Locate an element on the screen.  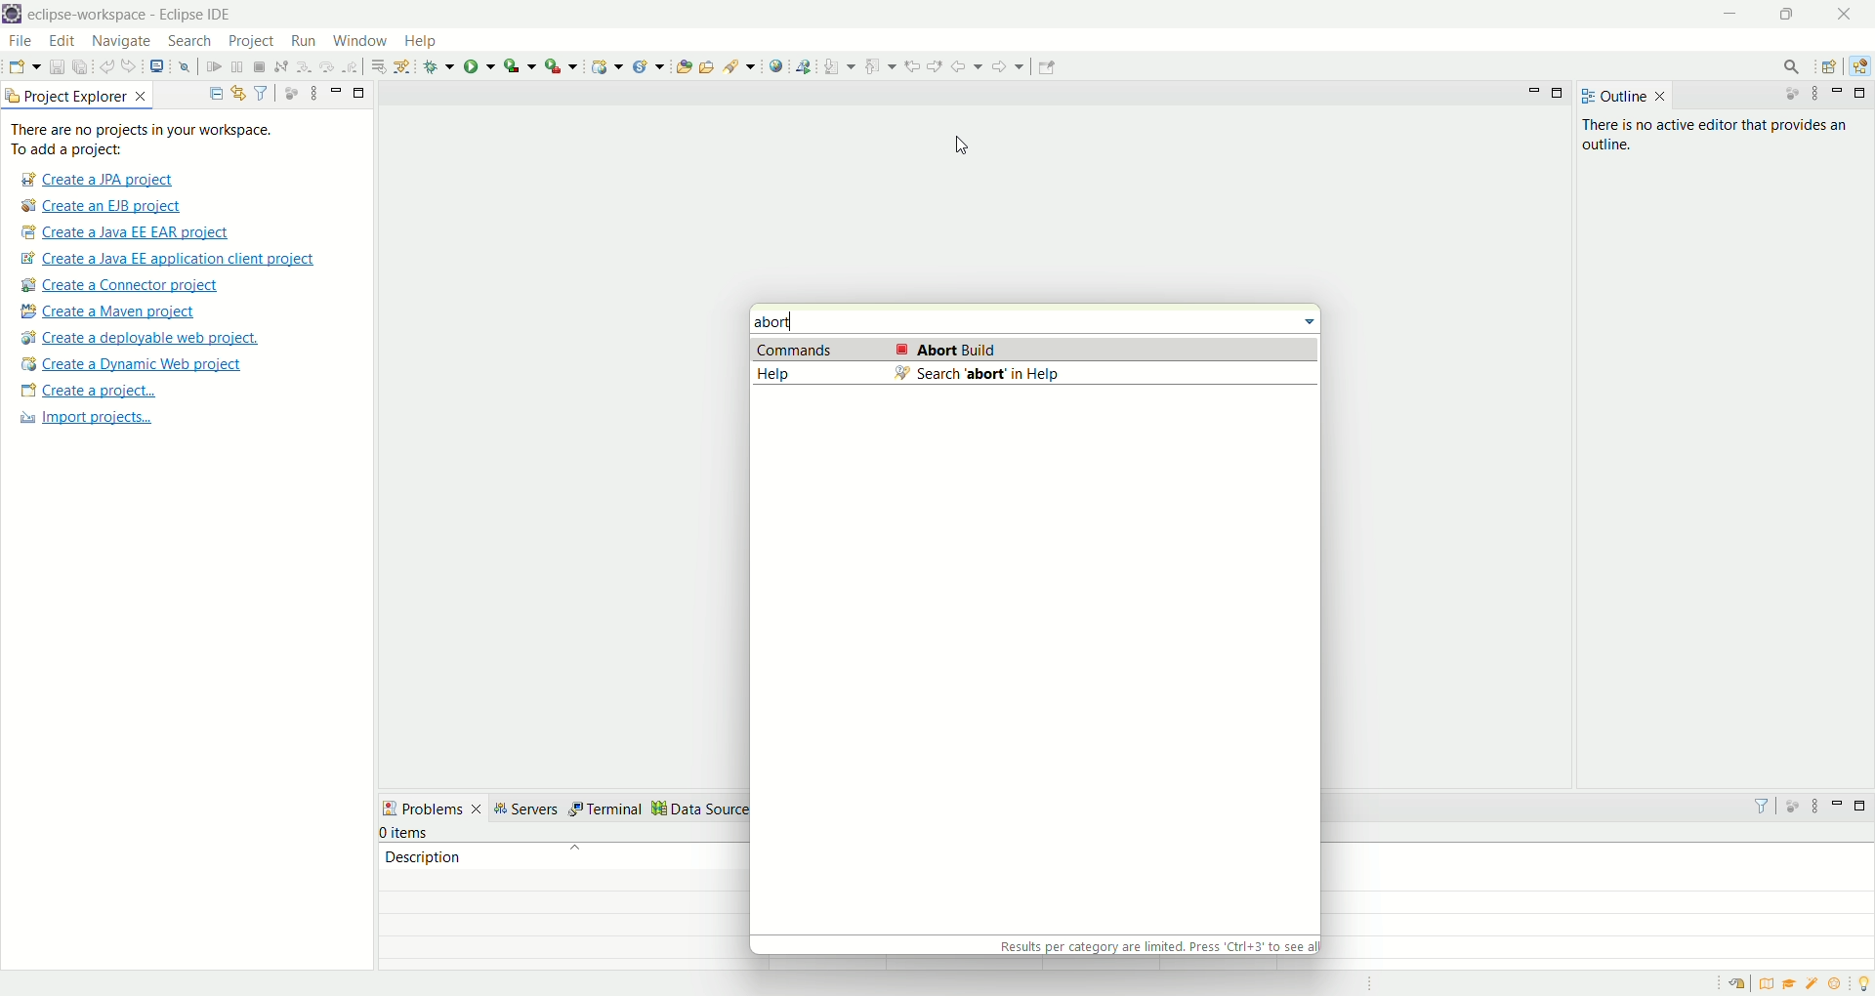
launch web service explorer is located at coordinates (807, 66).